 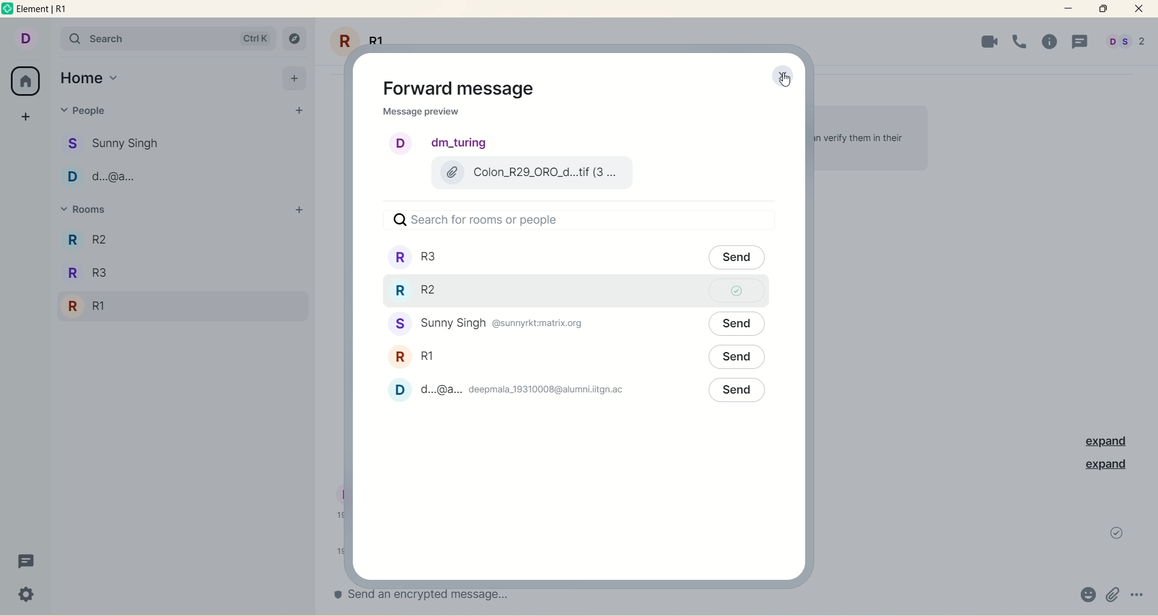 I want to click on R2, so click(x=96, y=275).